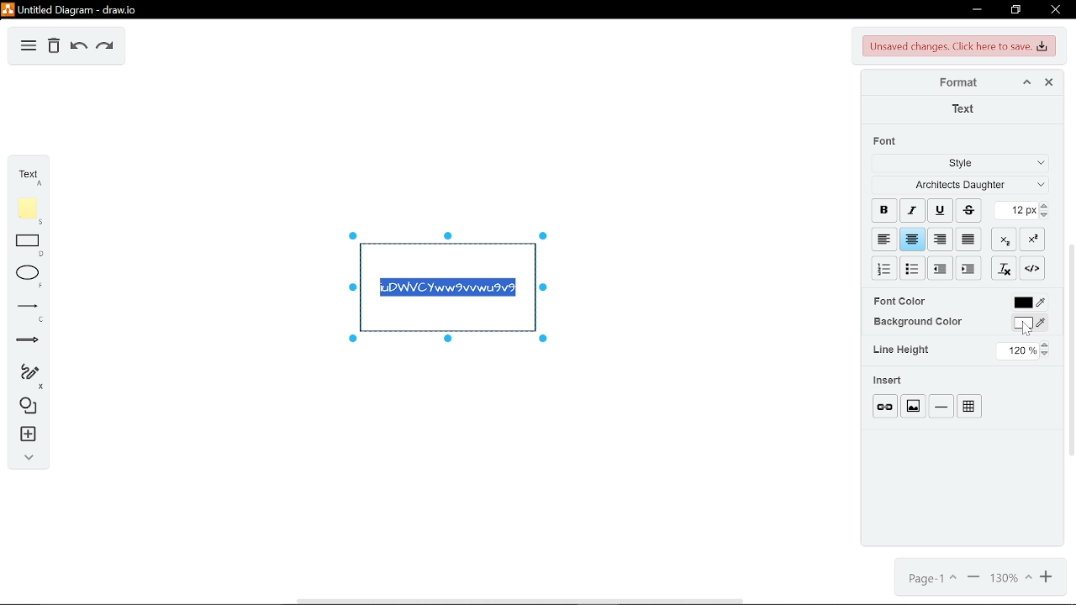 The height and width of the screenshot is (605, 1076). Describe the element at coordinates (968, 269) in the screenshot. I see `decrease indent` at that location.